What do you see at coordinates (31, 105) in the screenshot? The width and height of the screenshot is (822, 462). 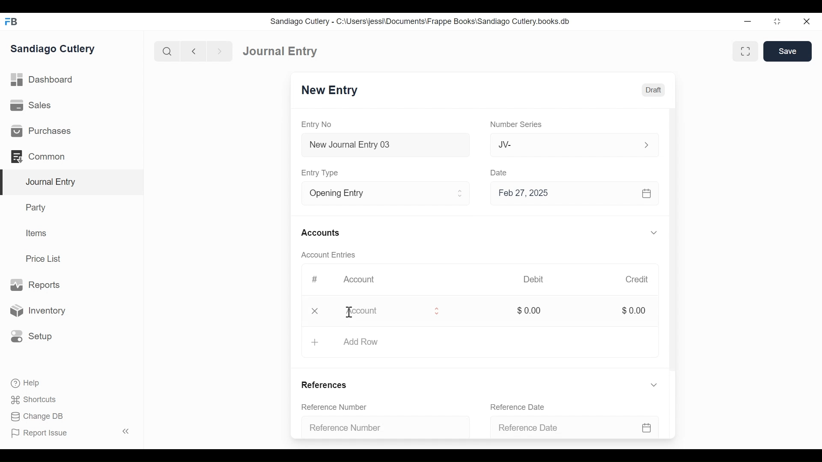 I see `Sales` at bounding box center [31, 105].